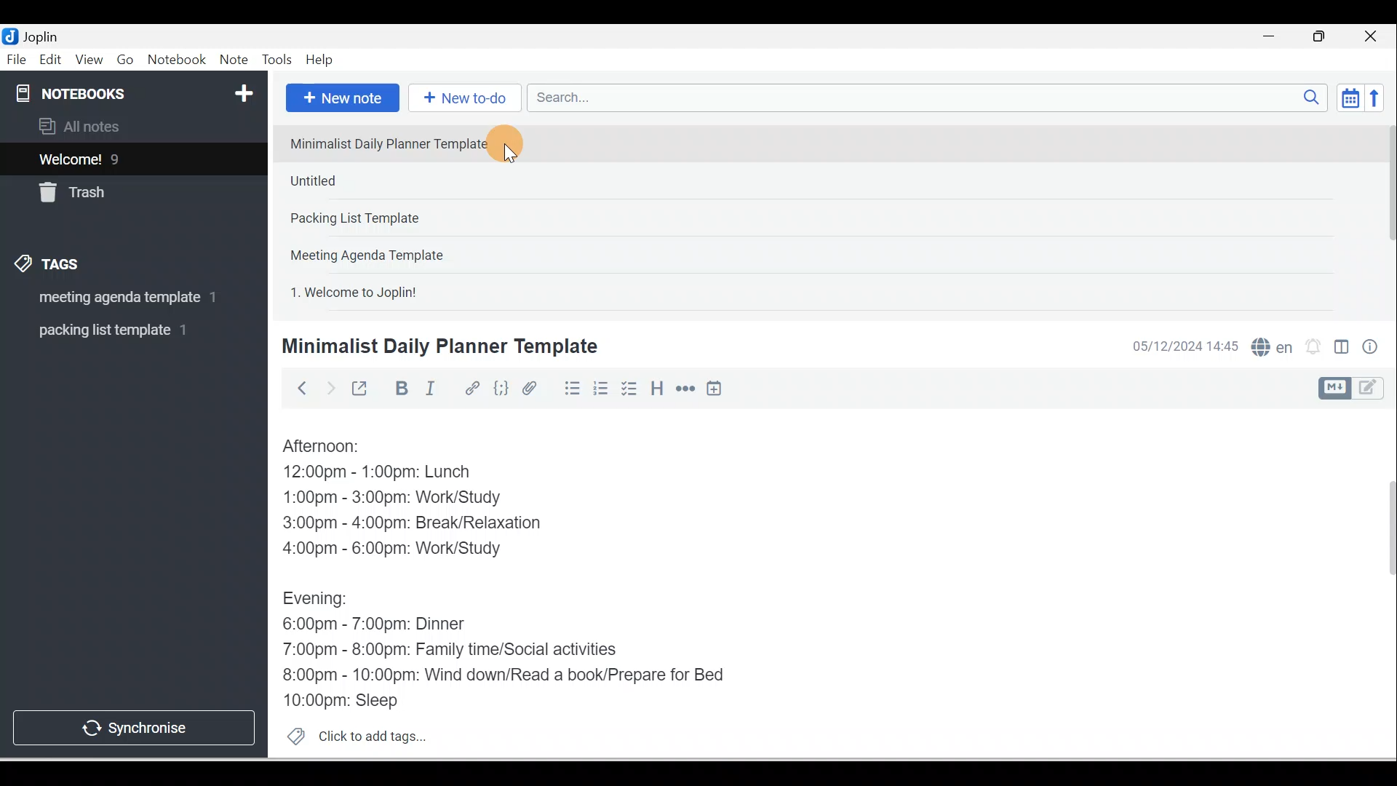  Describe the element at coordinates (461, 651) in the screenshot. I see `7:00pm - 8:00pm: Family time/Social activities` at that location.